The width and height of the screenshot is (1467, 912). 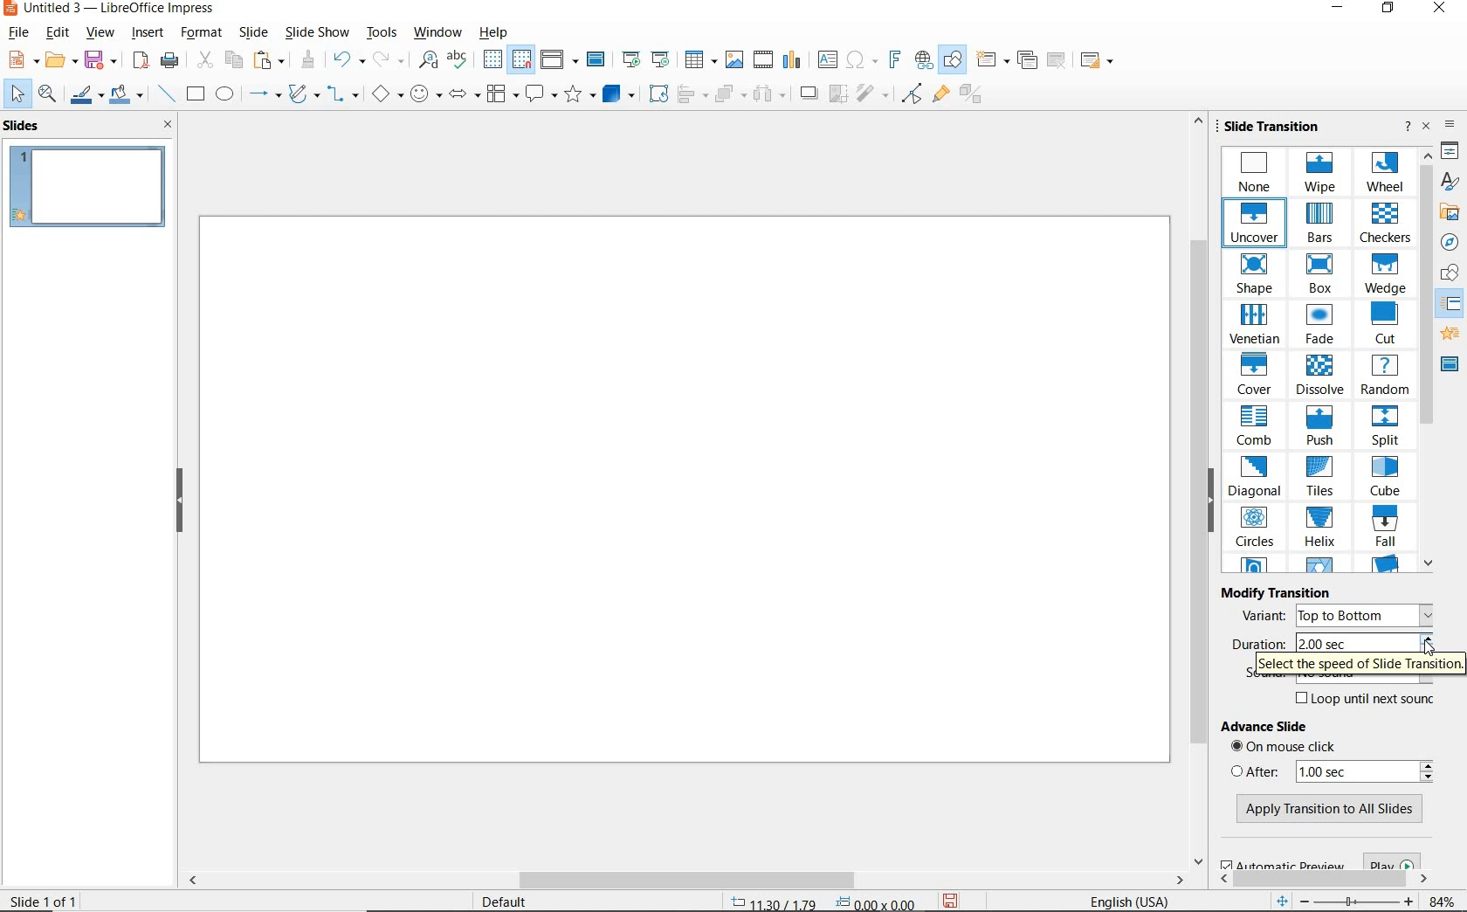 I want to click on SPLIT, so click(x=1384, y=426).